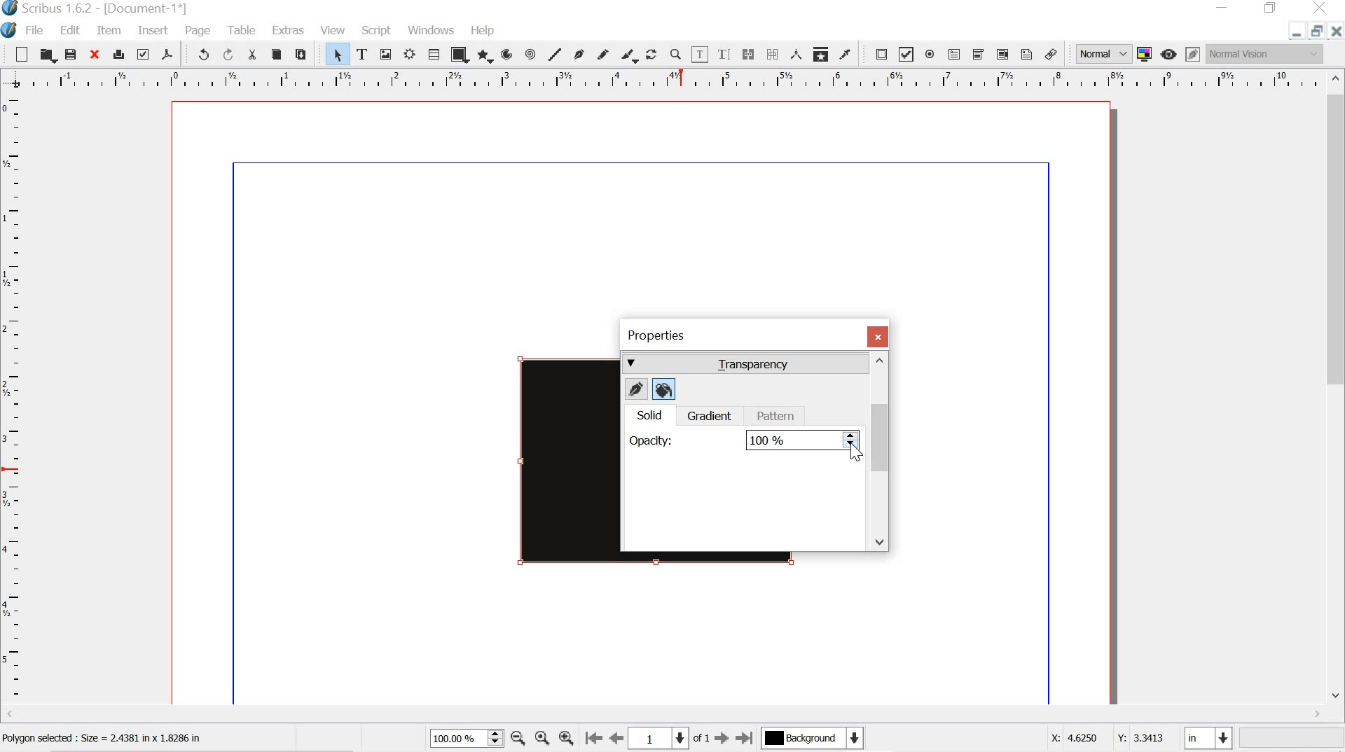  What do you see at coordinates (71, 55) in the screenshot?
I see `save` at bounding box center [71, 55].